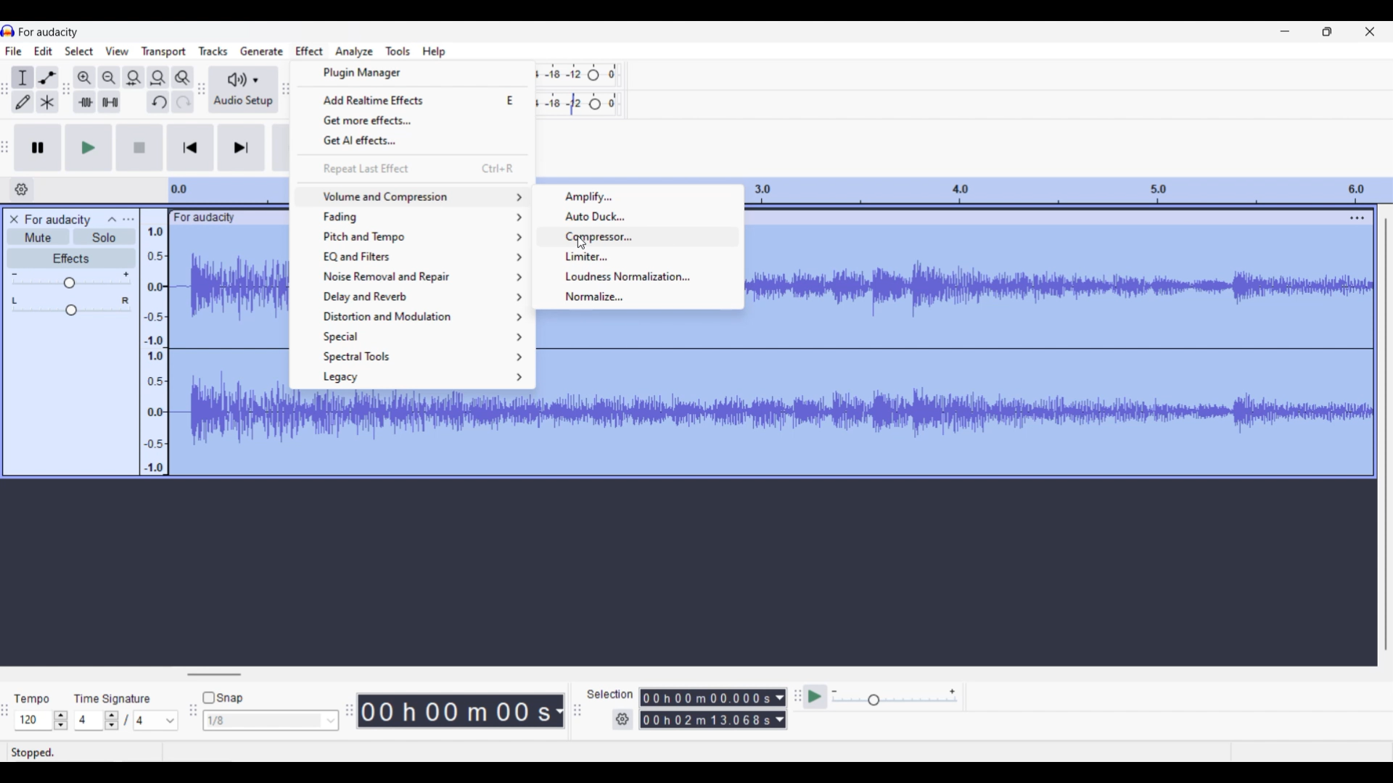  What do you see at coordinates (38, 148) in the screenshot?
I see `Pause` at bounding box center [38, 148].